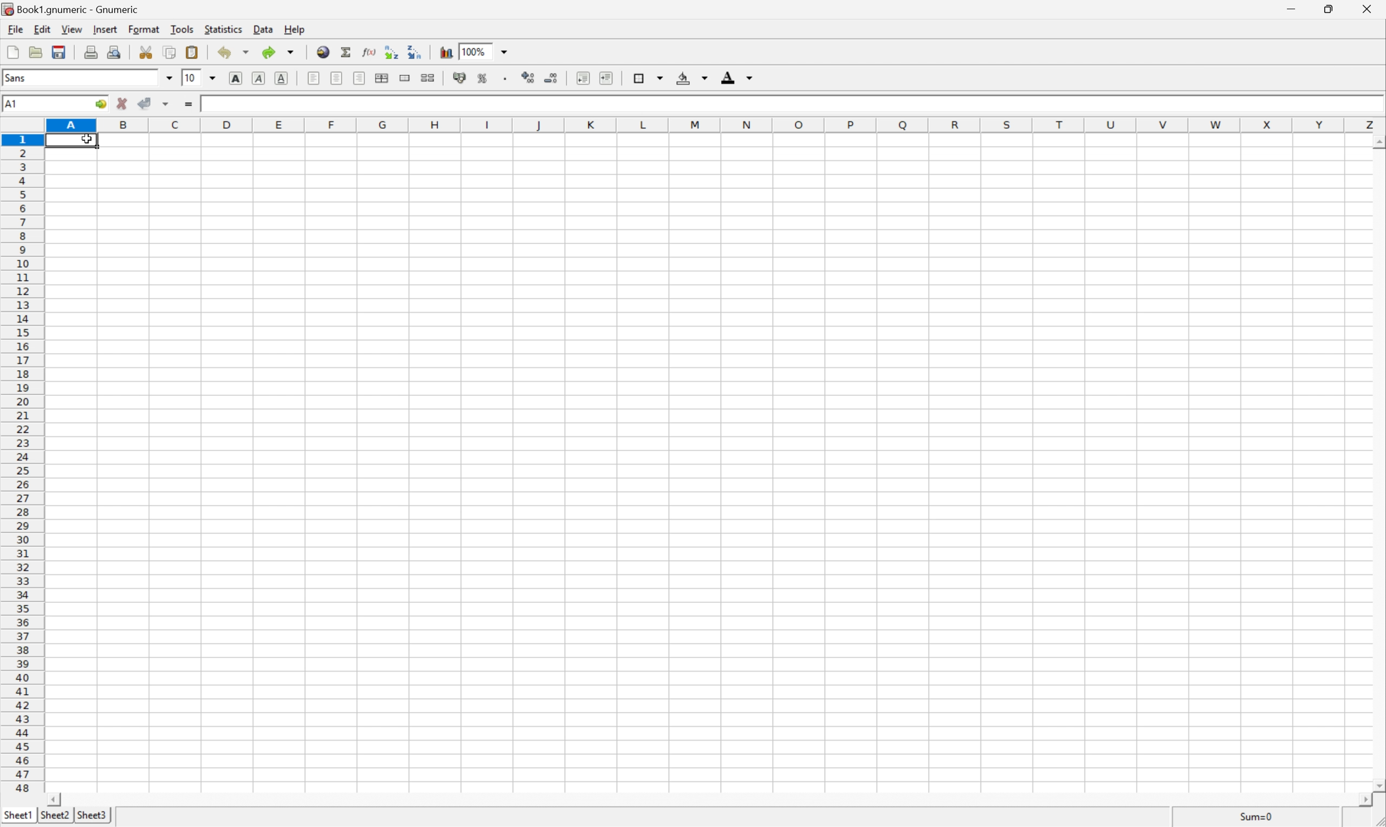 Image resolution: width=1386 pixels, height=827 pixels. Describe the element at coordinates (122, 105) in the screenshot. I see `cancel change` at that location.